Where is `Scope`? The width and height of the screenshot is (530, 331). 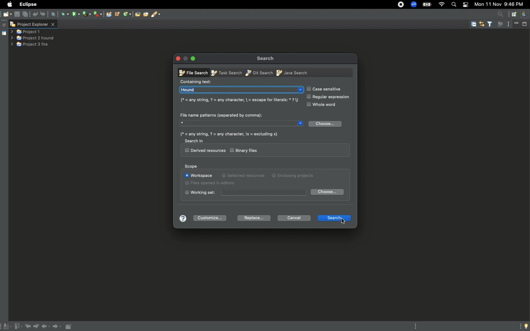 Scope is located at coordinates (192, 166).